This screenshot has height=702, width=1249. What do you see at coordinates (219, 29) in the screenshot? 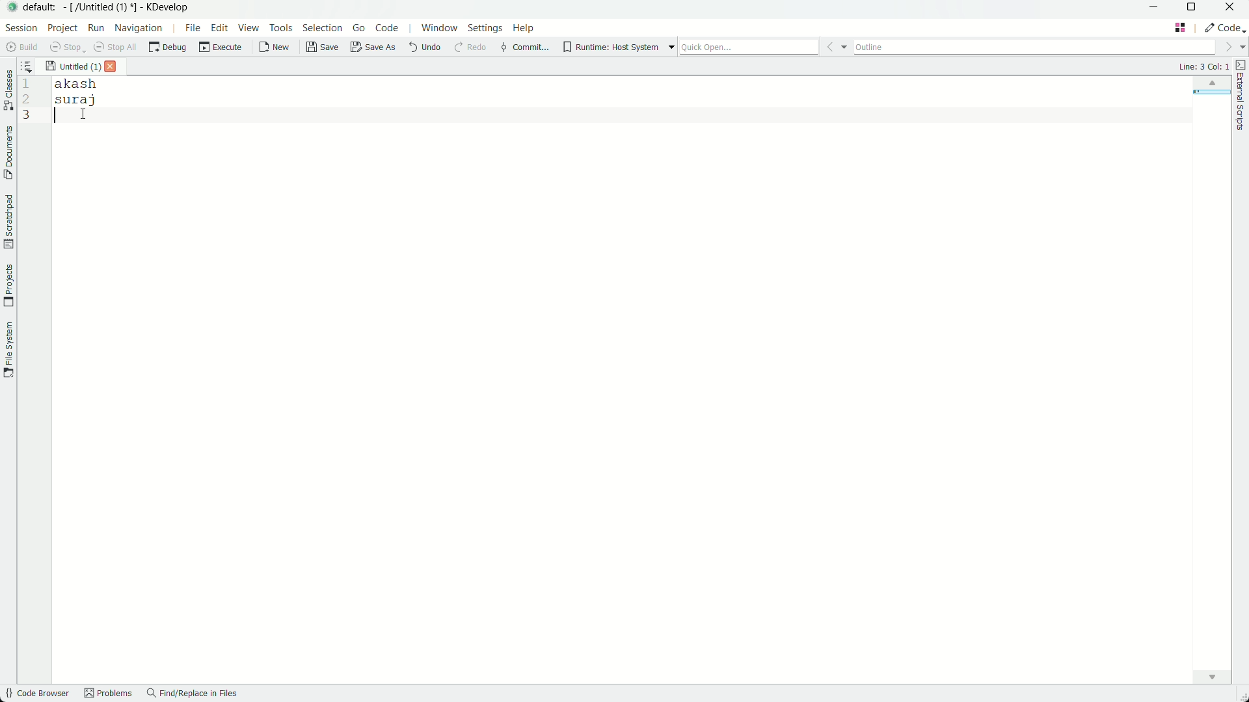
I see `edit menu ` at bounding box center [219, 29].